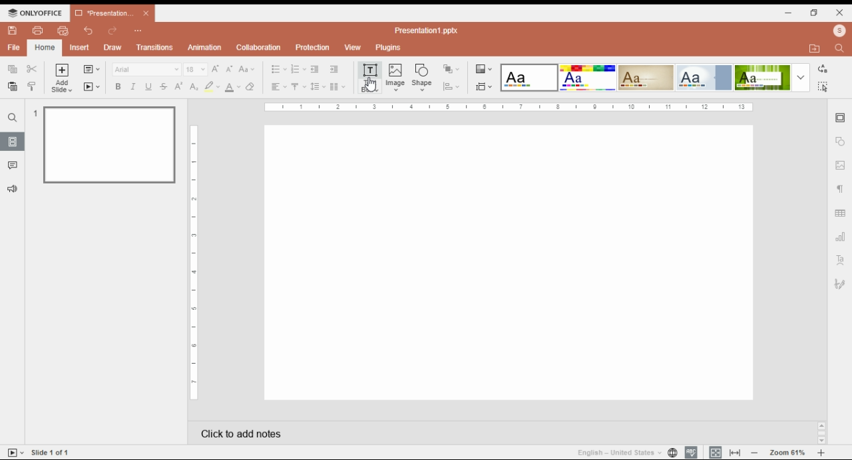 The width and height of the screenshot is (852, 460). Describe the element at coordinates (31, 86) in the screenshot. I see `copy style` at that location.